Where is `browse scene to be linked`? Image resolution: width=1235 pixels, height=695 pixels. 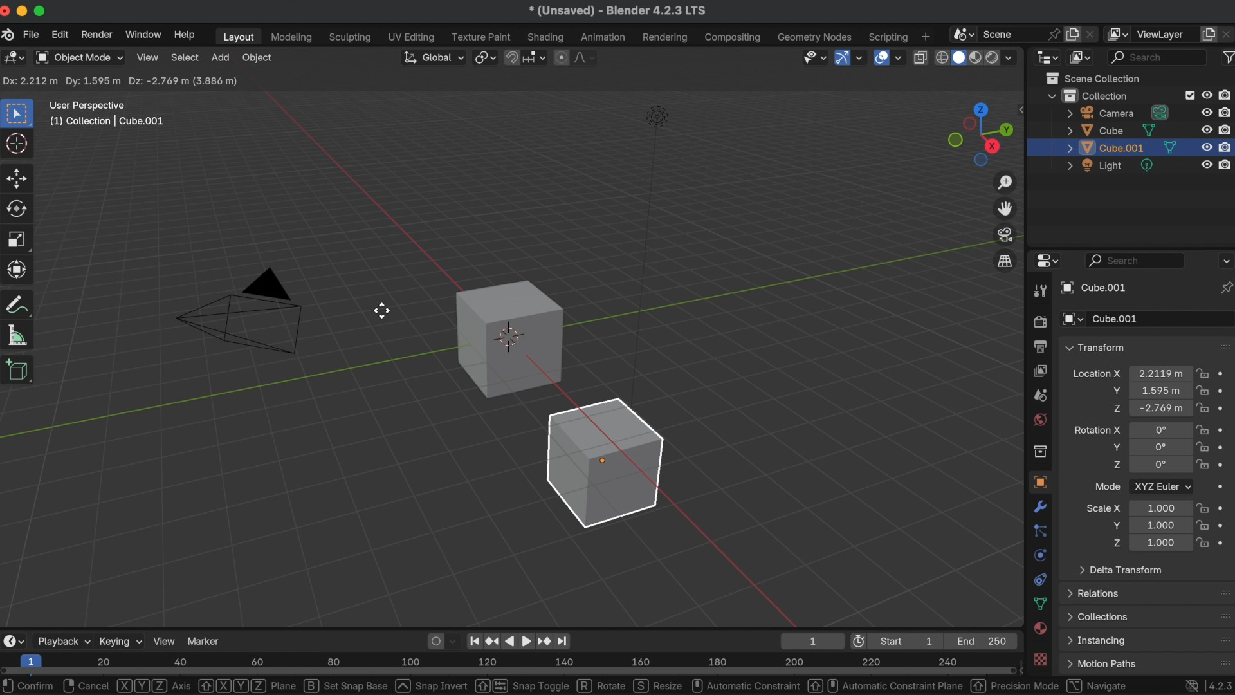 browse scene to be linked is located at coordinates (962, 33).